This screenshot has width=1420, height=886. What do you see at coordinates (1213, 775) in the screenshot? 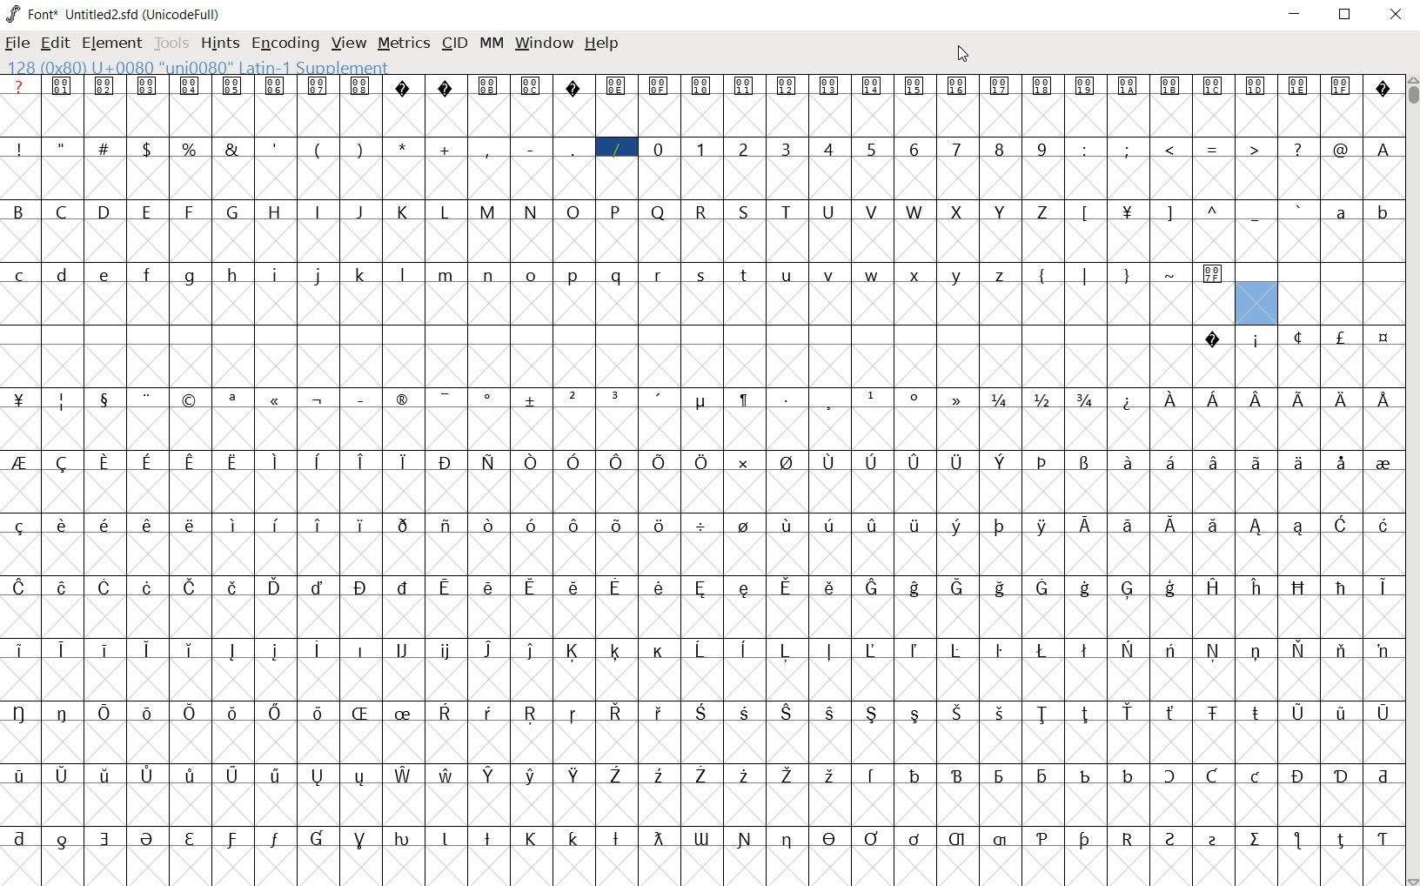
I see `glyph` at bounding box center [1213, 775].